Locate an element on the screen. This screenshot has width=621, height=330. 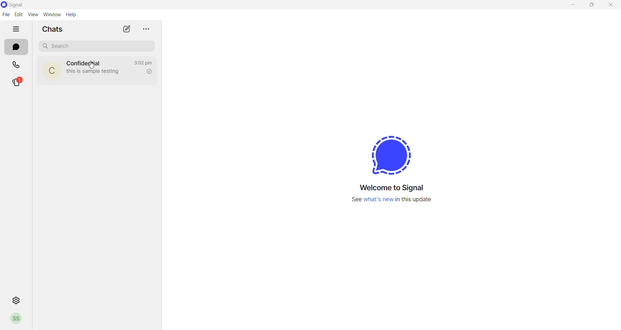
last active message is located at coordinates (142, 63).